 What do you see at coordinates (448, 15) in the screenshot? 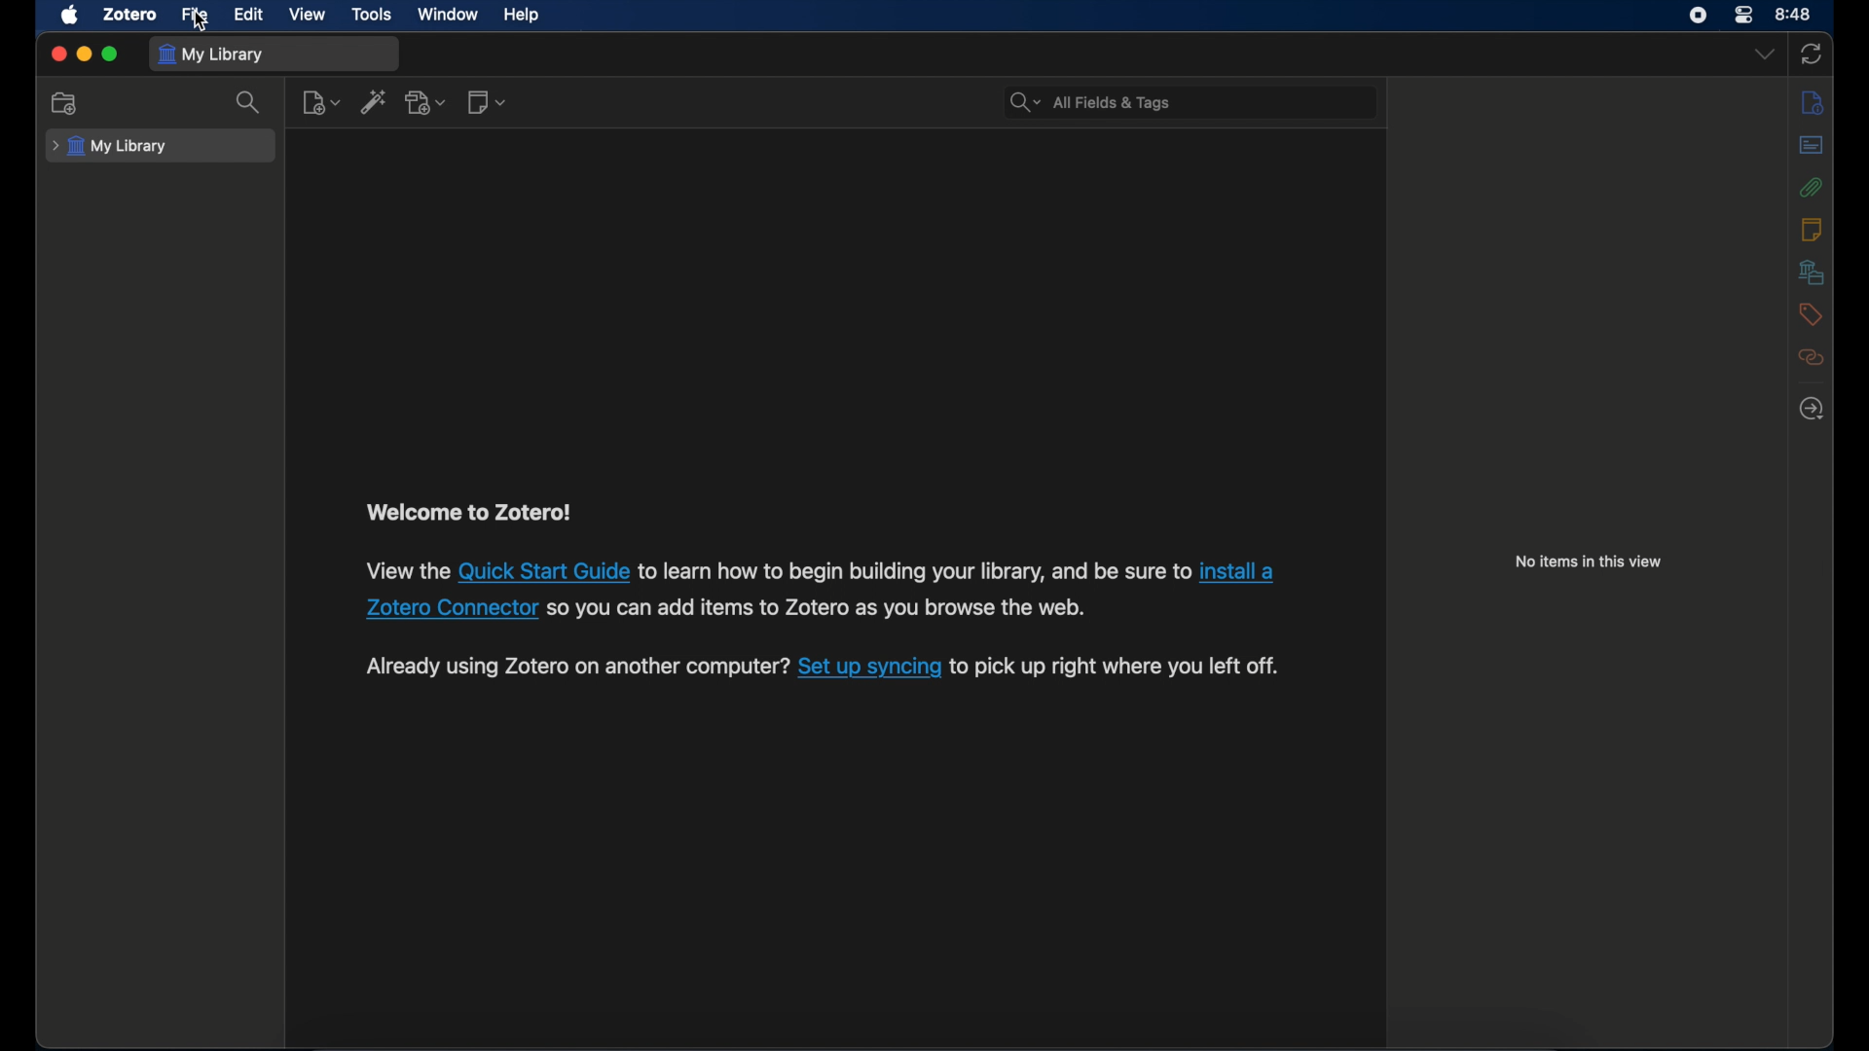
I see `window` at bounding box center [448, 15].